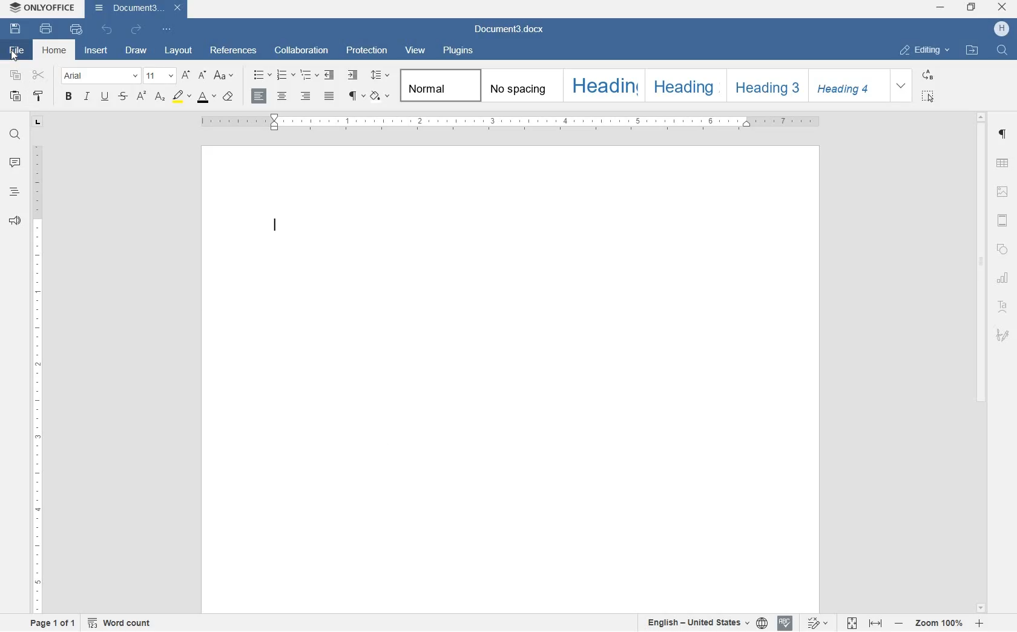 The height and width of the screenshot is (632, 1017). Describe the element at coordinates (176, 52) in the screenshot. I see `layout` at that location.